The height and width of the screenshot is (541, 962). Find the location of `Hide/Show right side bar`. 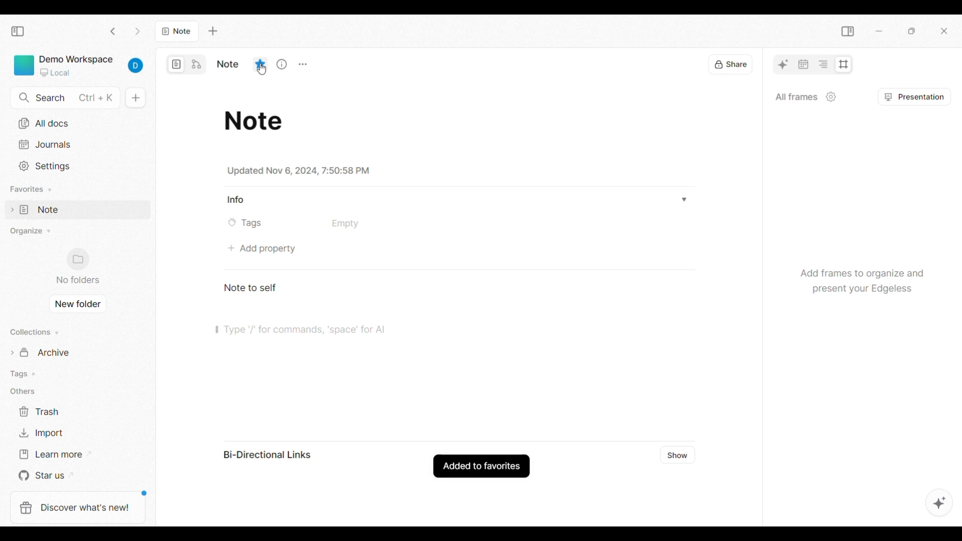

Hide/Show right side bar is located at coordinates (848, 32).